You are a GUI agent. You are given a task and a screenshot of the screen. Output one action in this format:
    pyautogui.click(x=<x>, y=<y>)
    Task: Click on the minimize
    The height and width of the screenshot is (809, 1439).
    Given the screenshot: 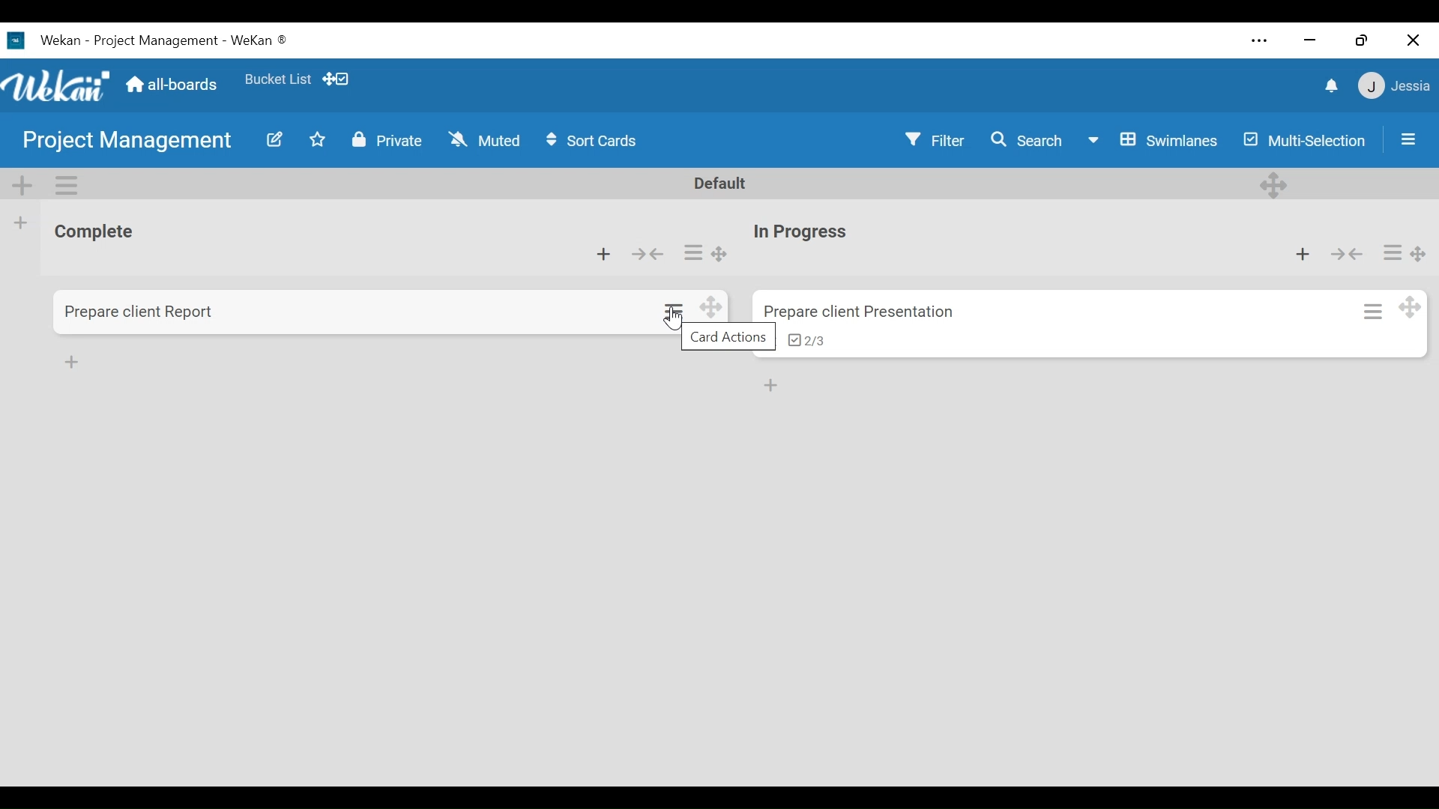 What is the action you would take?
    pyautogui.click(x=1310, y=40)
    